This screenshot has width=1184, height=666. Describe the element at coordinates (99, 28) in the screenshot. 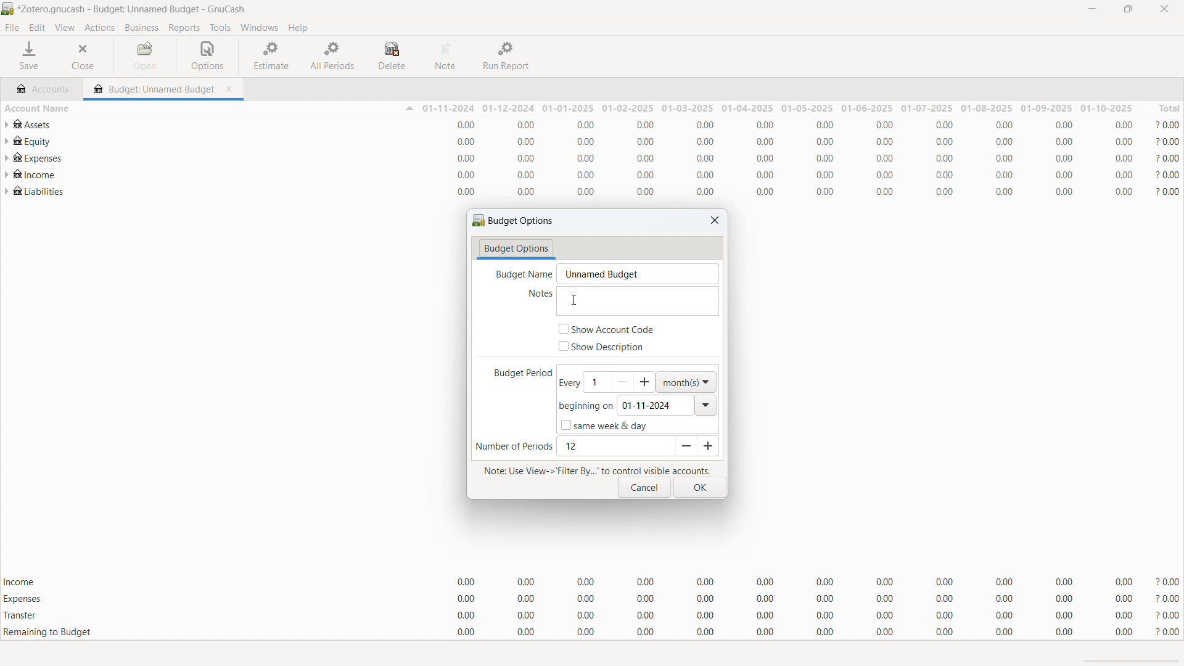

I see `actions` at that location.